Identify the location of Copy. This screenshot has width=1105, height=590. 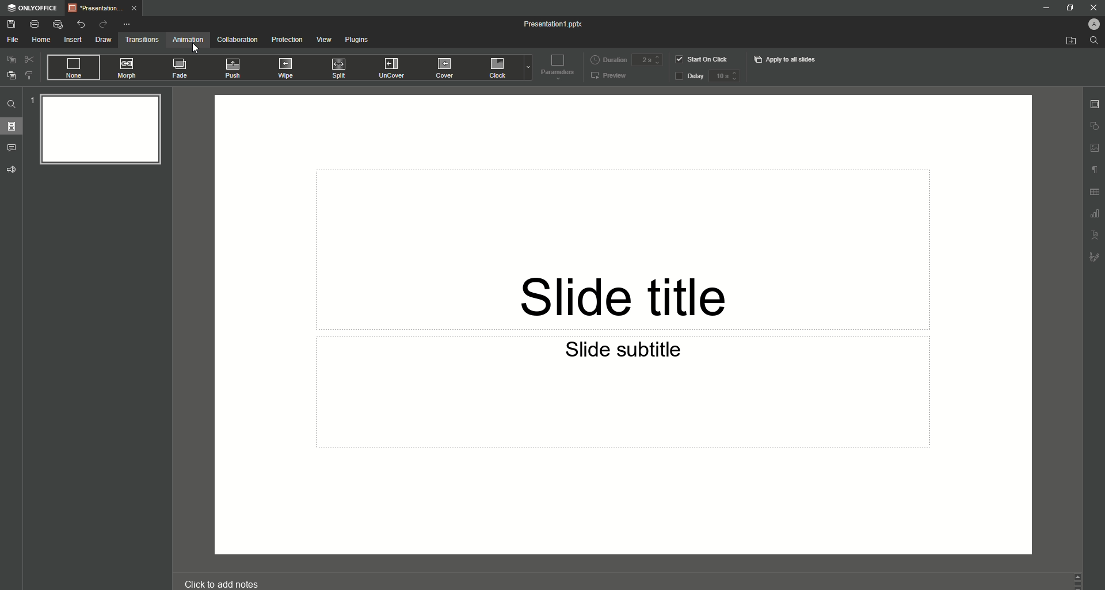
(10, 60).